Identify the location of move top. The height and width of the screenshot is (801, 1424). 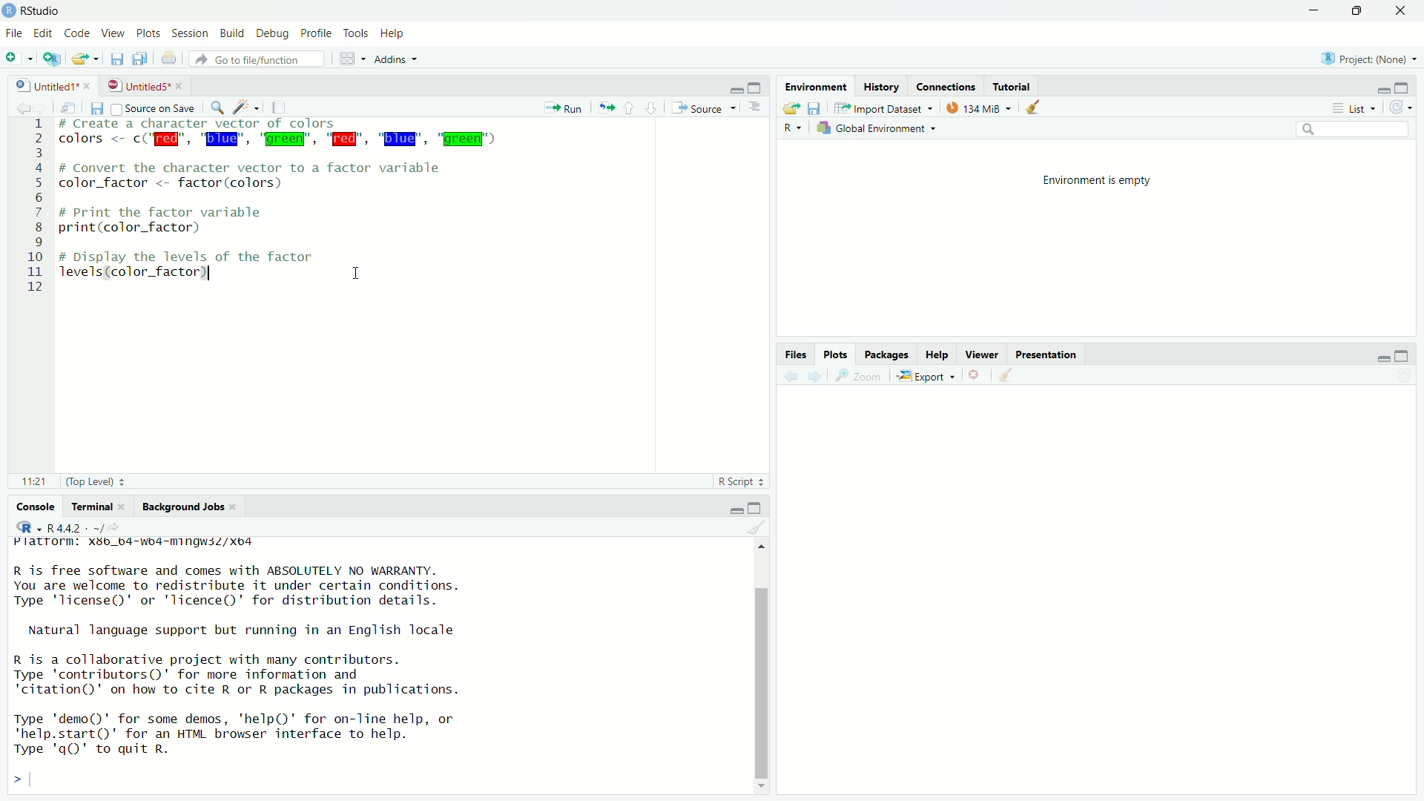
(761, 547).